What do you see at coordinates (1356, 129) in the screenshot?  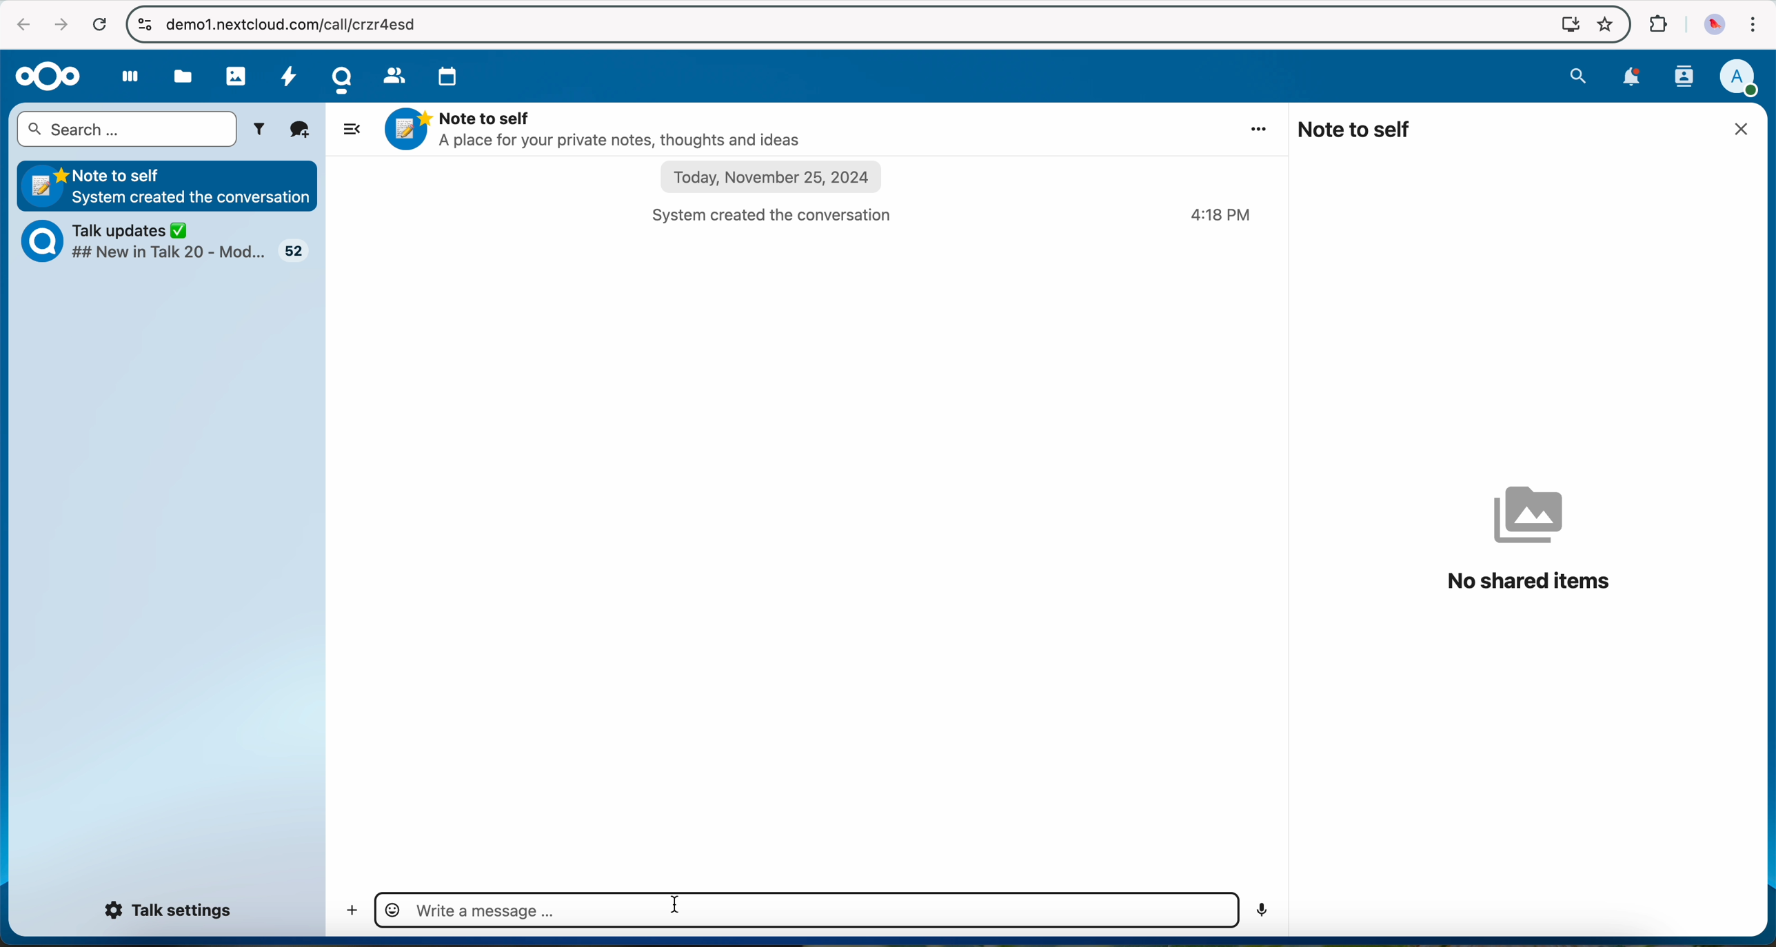 I see `note to self` at bounding box center [1356, 129].